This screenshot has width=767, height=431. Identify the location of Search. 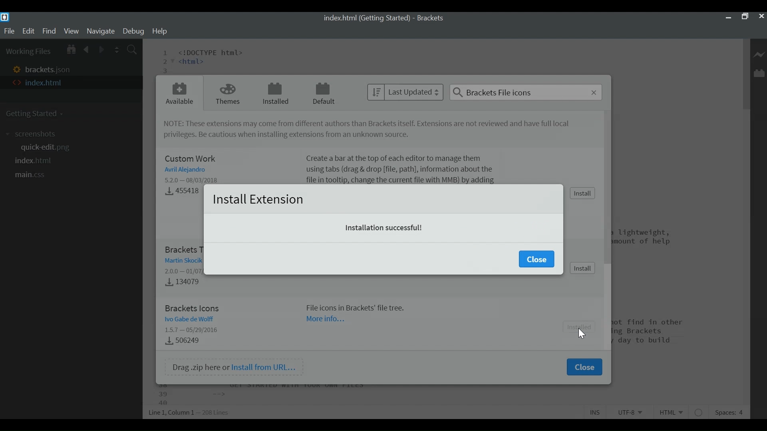
(526, 92).